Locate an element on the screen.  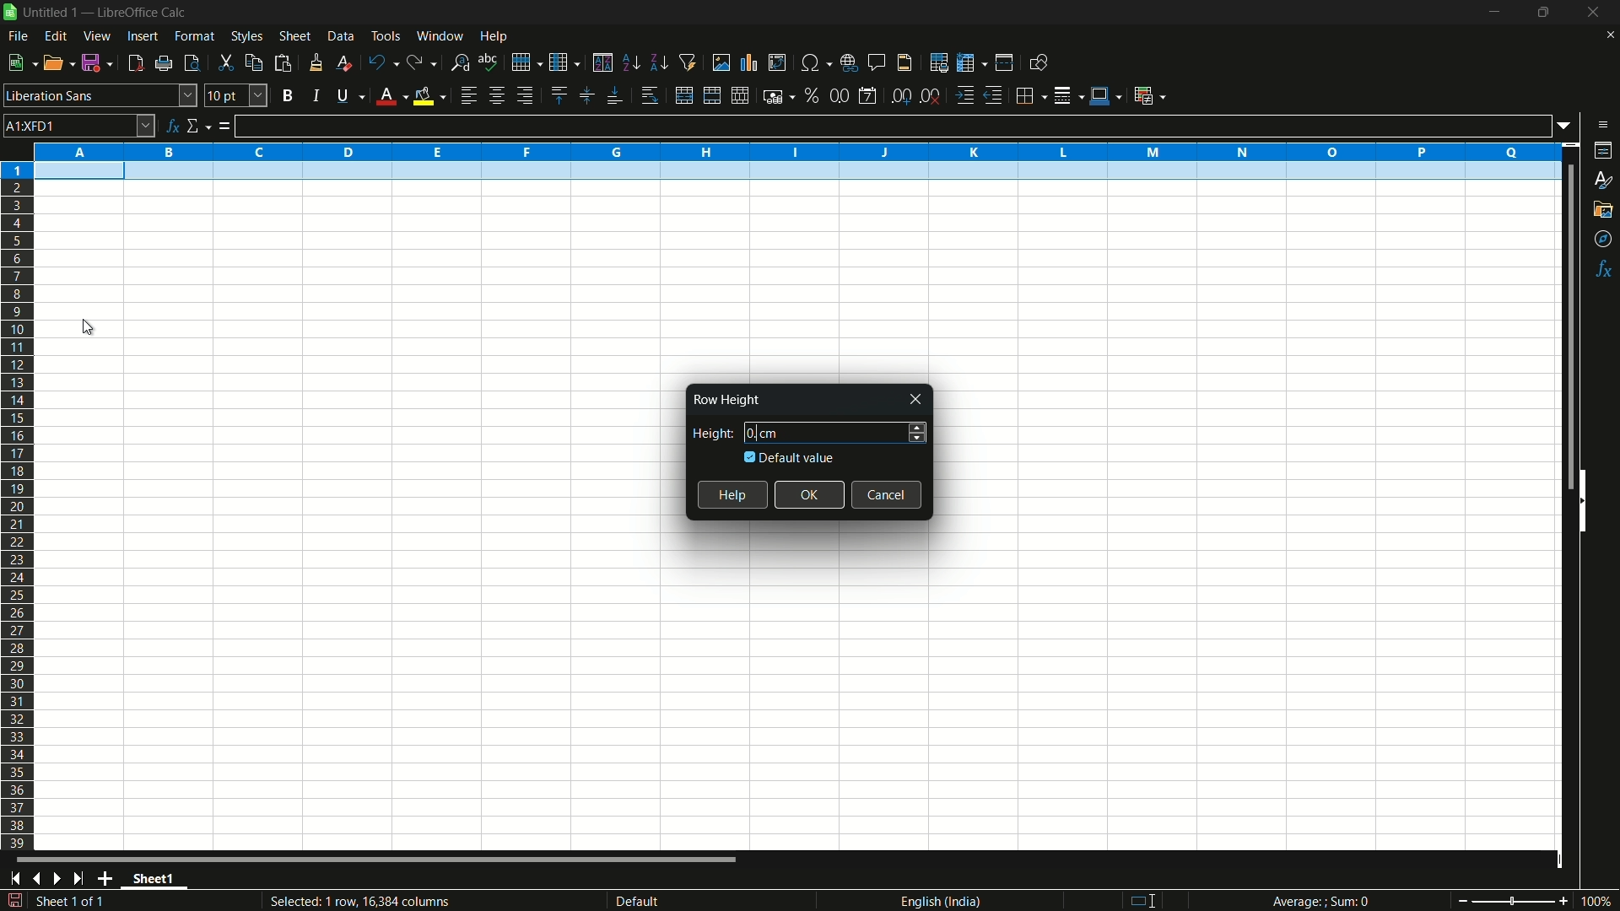
align right is located at coordinates (523, 96).